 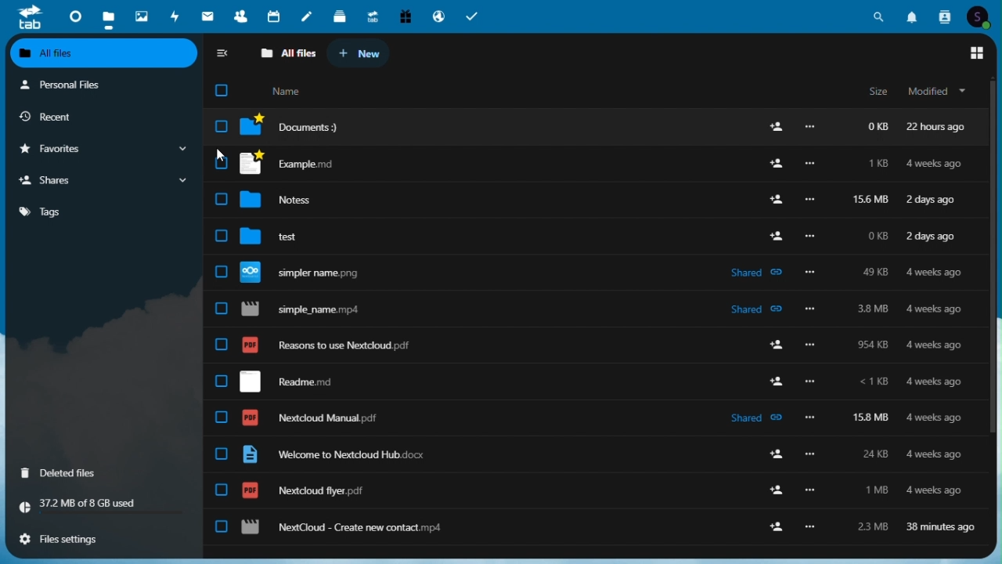 What do you see at coordinates (404, 16) in the screenshot?
I see `Free trial` at bounding box center [404, 16].